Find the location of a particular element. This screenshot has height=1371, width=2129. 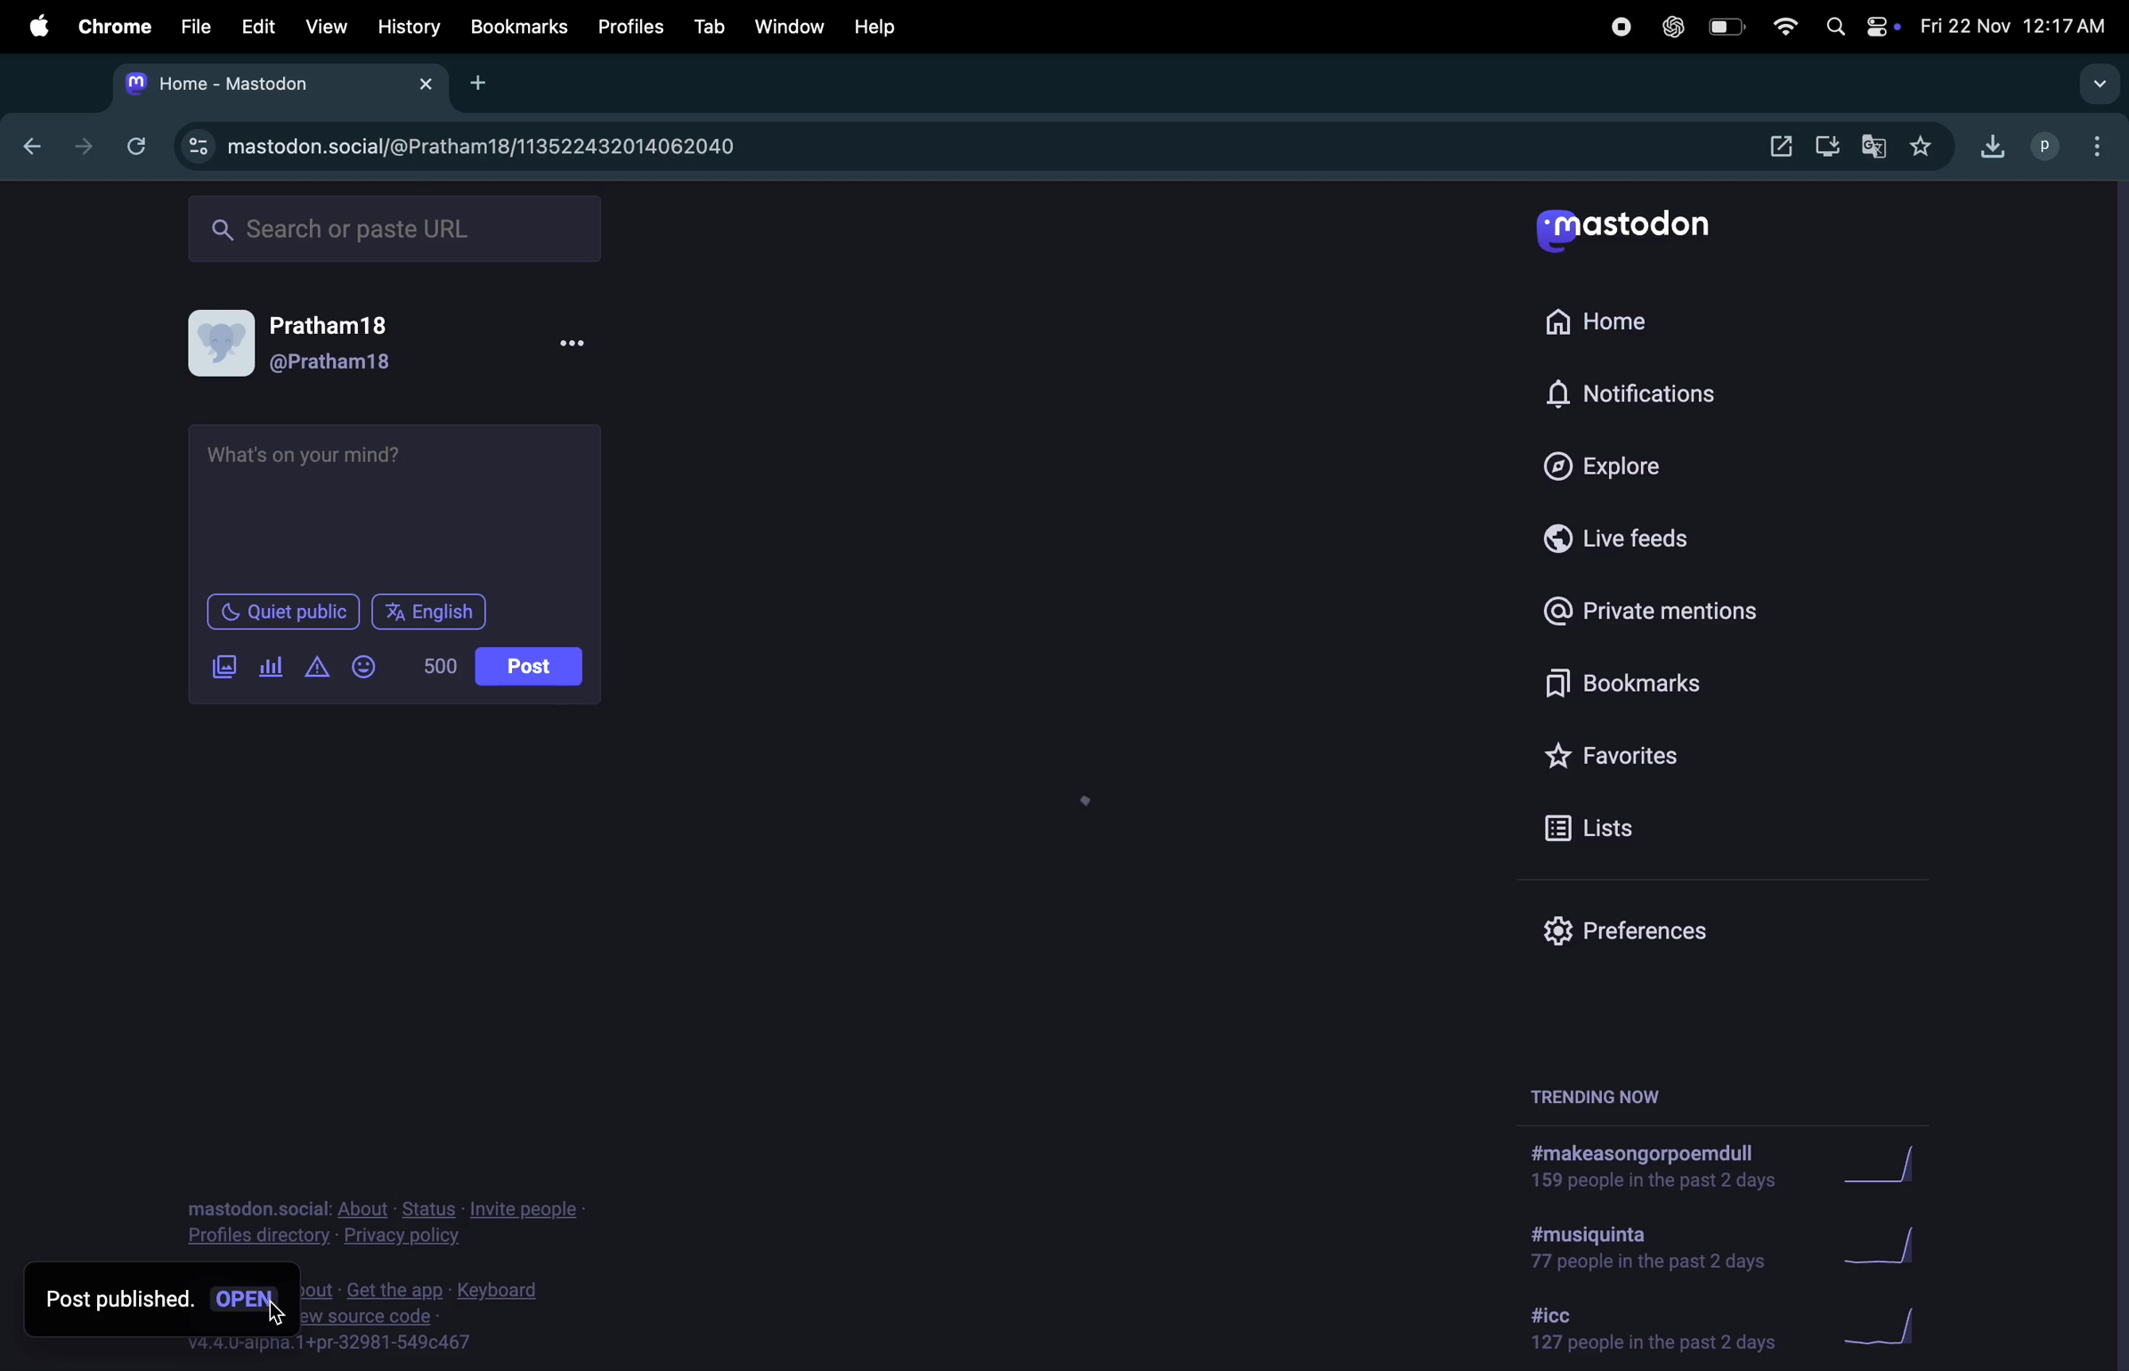

quiet place is located at coordinates (284, 611).